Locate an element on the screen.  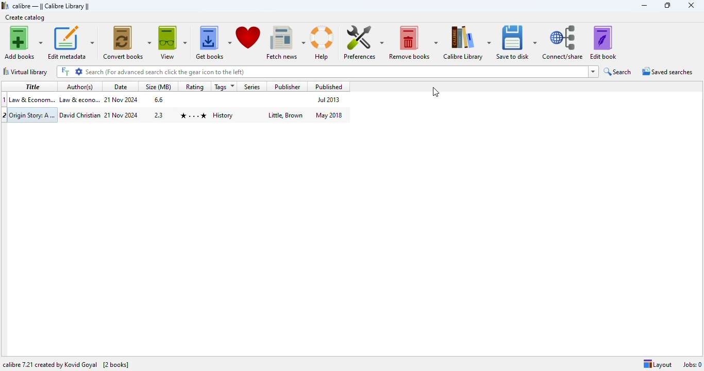
cursor is located at coordinates (435, 92).